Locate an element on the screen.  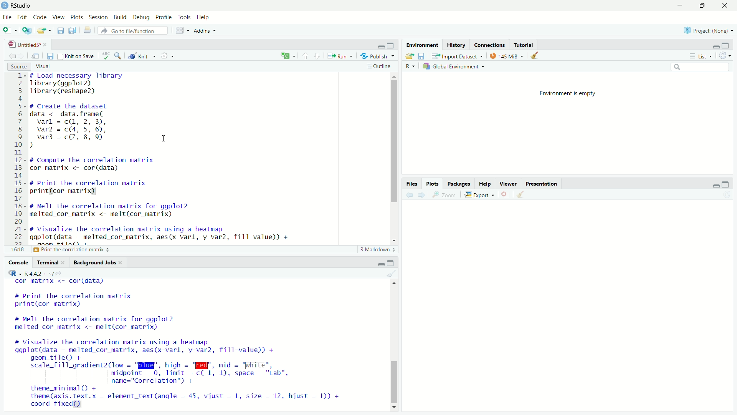
plots is located at coordinates (77, 17).